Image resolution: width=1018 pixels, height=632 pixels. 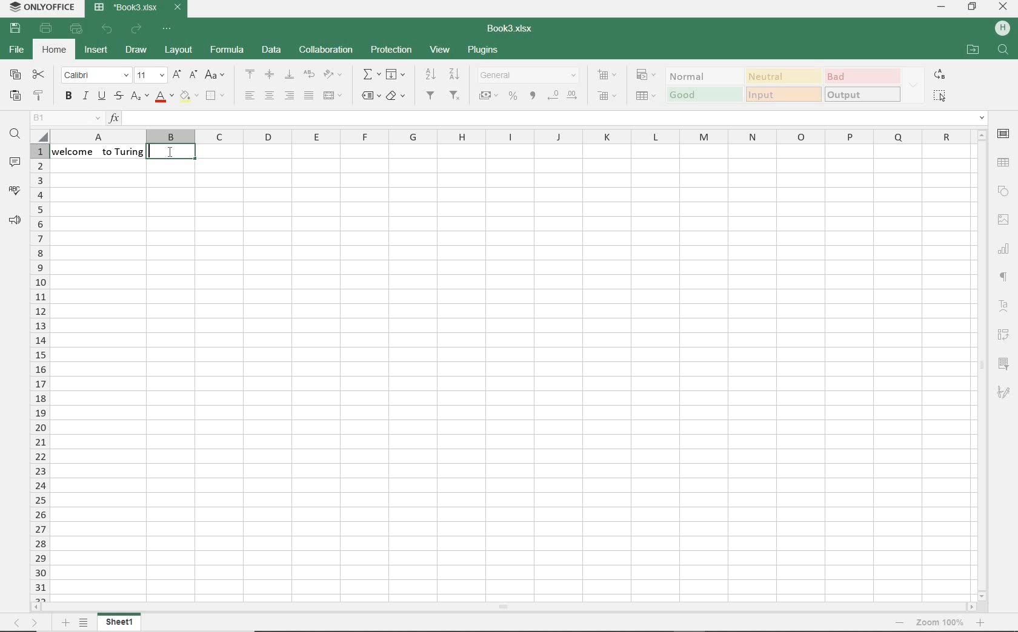 I want to click on fill color, so click(x=188, y=97).